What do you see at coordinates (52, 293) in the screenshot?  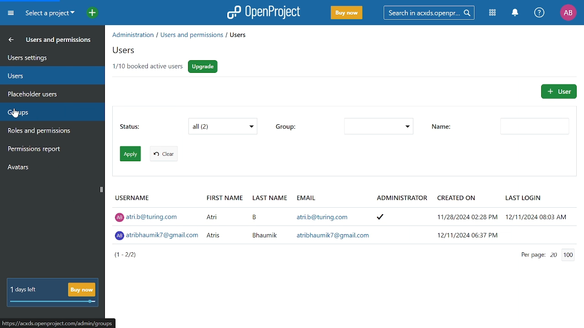 I see `! day left Buy now` at bounding box center [52, 293].